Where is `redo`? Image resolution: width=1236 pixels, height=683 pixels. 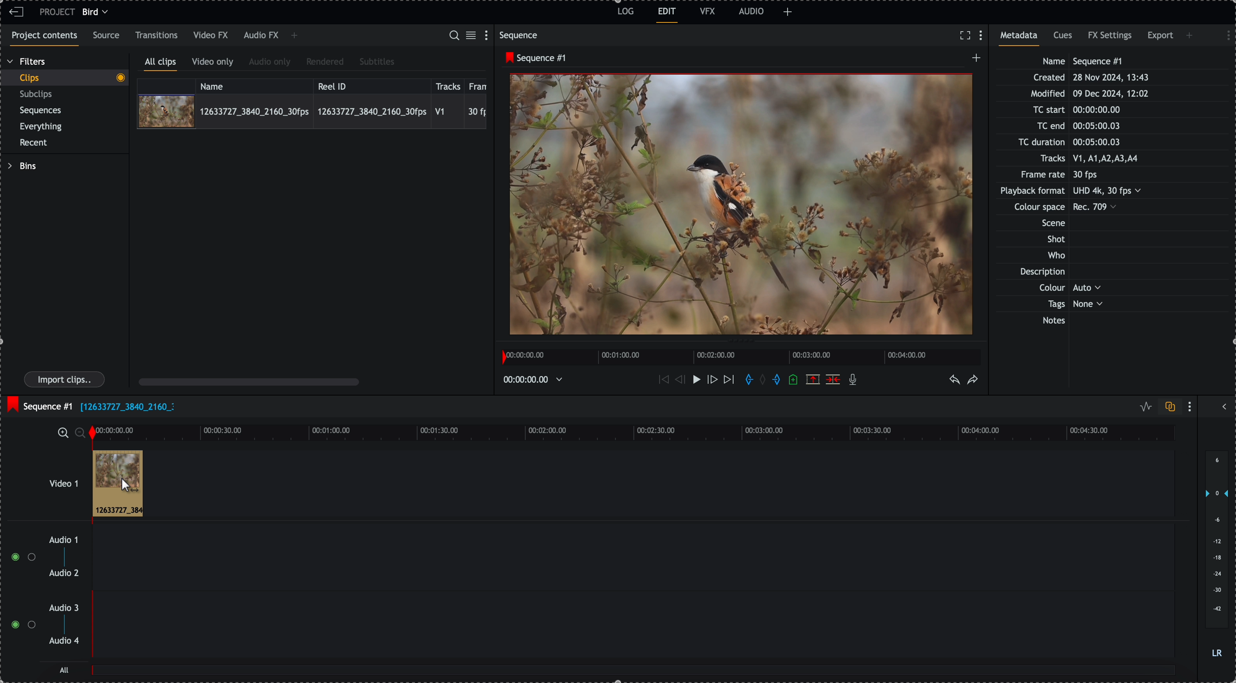 redo is located at coordinates (973, 380).